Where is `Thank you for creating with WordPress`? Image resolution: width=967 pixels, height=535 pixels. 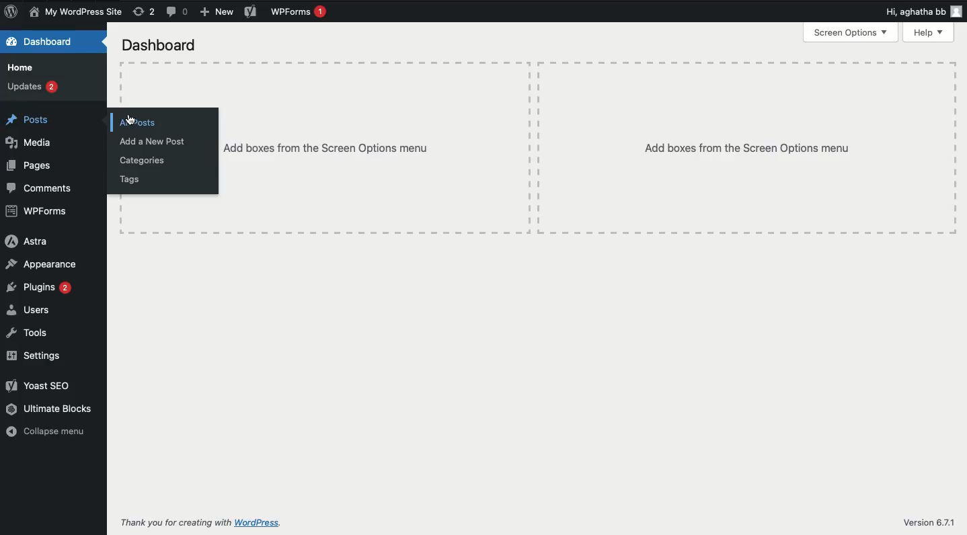
Thank you for creating with WordPress is located at coordinates (173, 522).